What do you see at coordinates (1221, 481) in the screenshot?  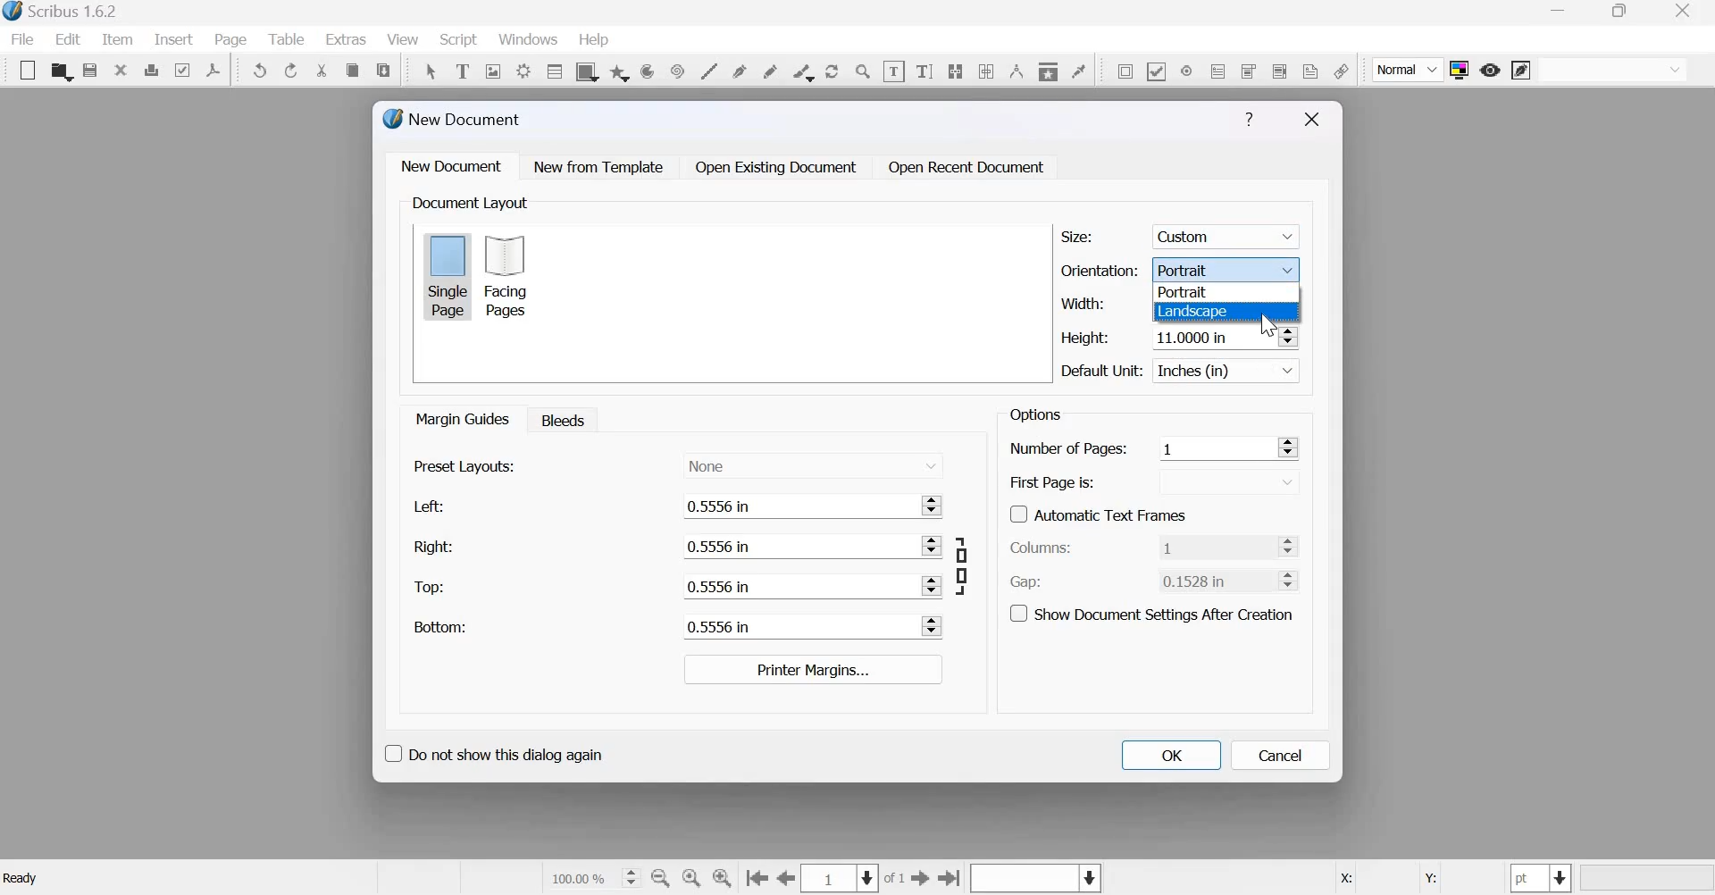 I see `down` at bounding box center [1221, 481].